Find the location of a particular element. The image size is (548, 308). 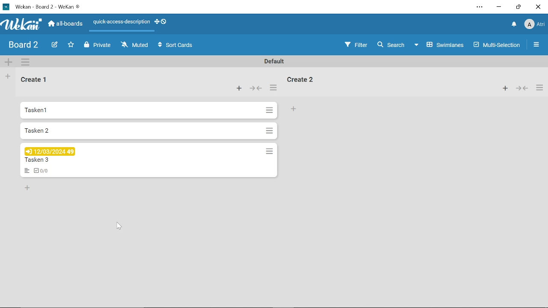

Close is located at coordinates (539, 7).